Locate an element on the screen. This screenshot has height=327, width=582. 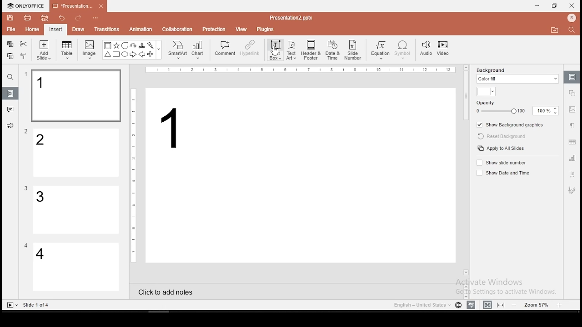
Bubble is located at coordinates (125, 45).